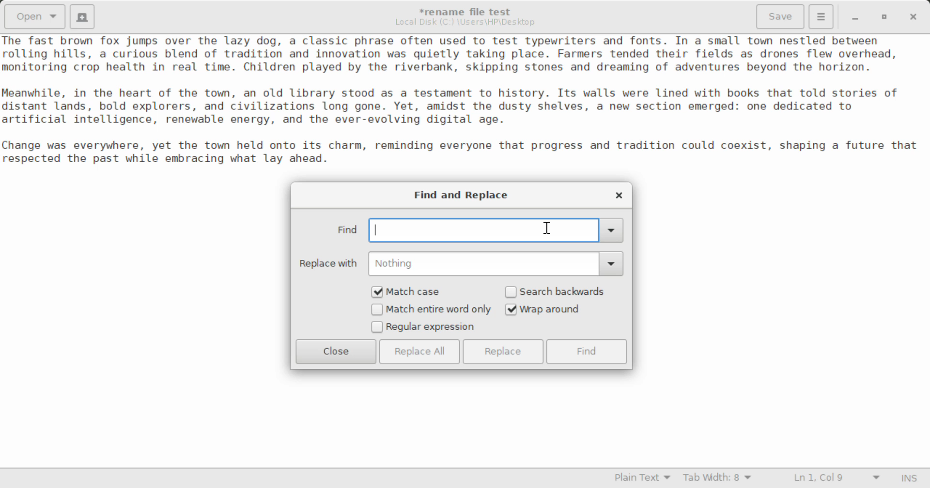 The image size is (930, 488). What do you see at coordinates (588, 351) in the screenshot?
I see `Find` at bounding box center [588, 351].